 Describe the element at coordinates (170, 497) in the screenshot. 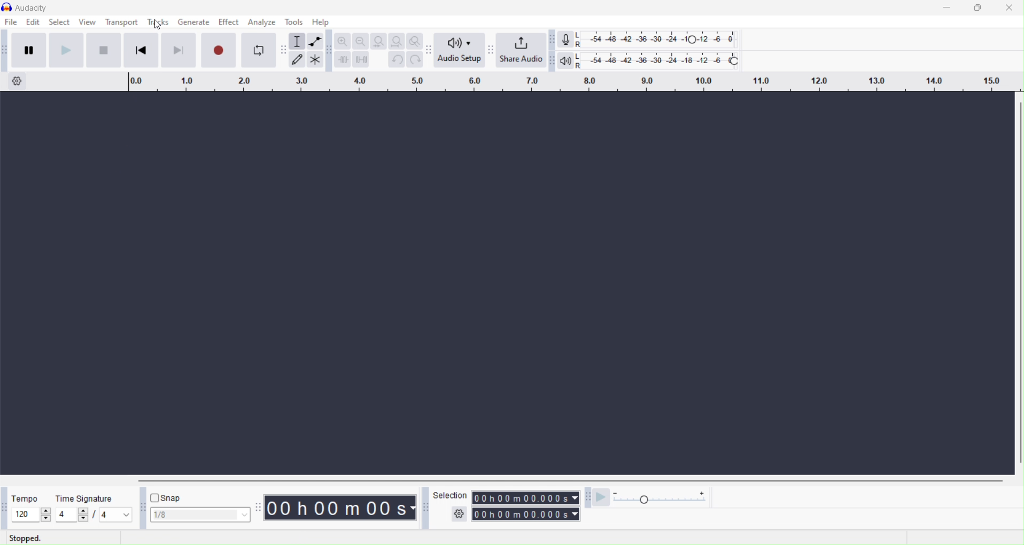

I see `Snap` at that location.